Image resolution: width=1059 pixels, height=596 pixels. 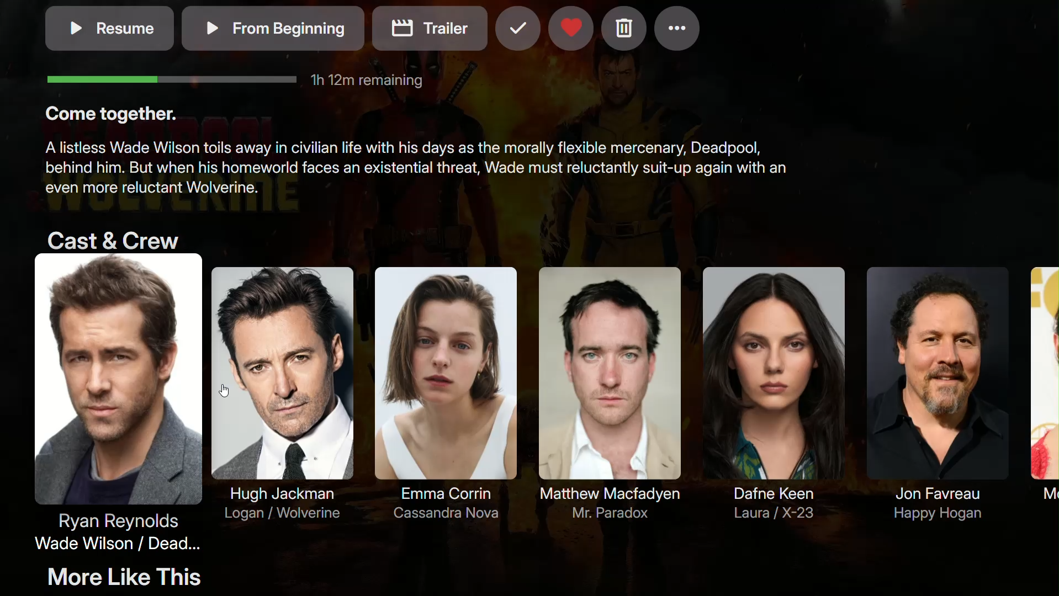 What do you see at coordinates (114, 406) in the screenshot?
I see `Ryan Reynolds` at bounding box center [114, 406].